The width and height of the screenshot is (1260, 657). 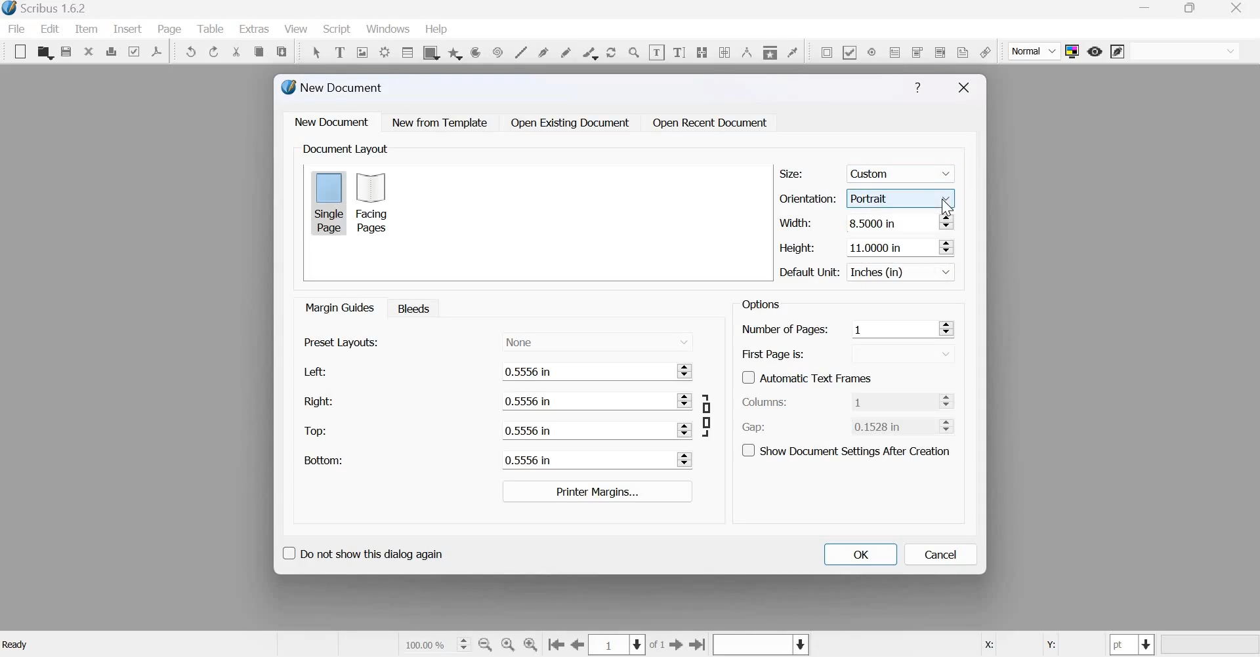 What do you see at coordinates (133, 50) in the screenshot?
I see `Preflight verifier` at bounding box center [133, 50].